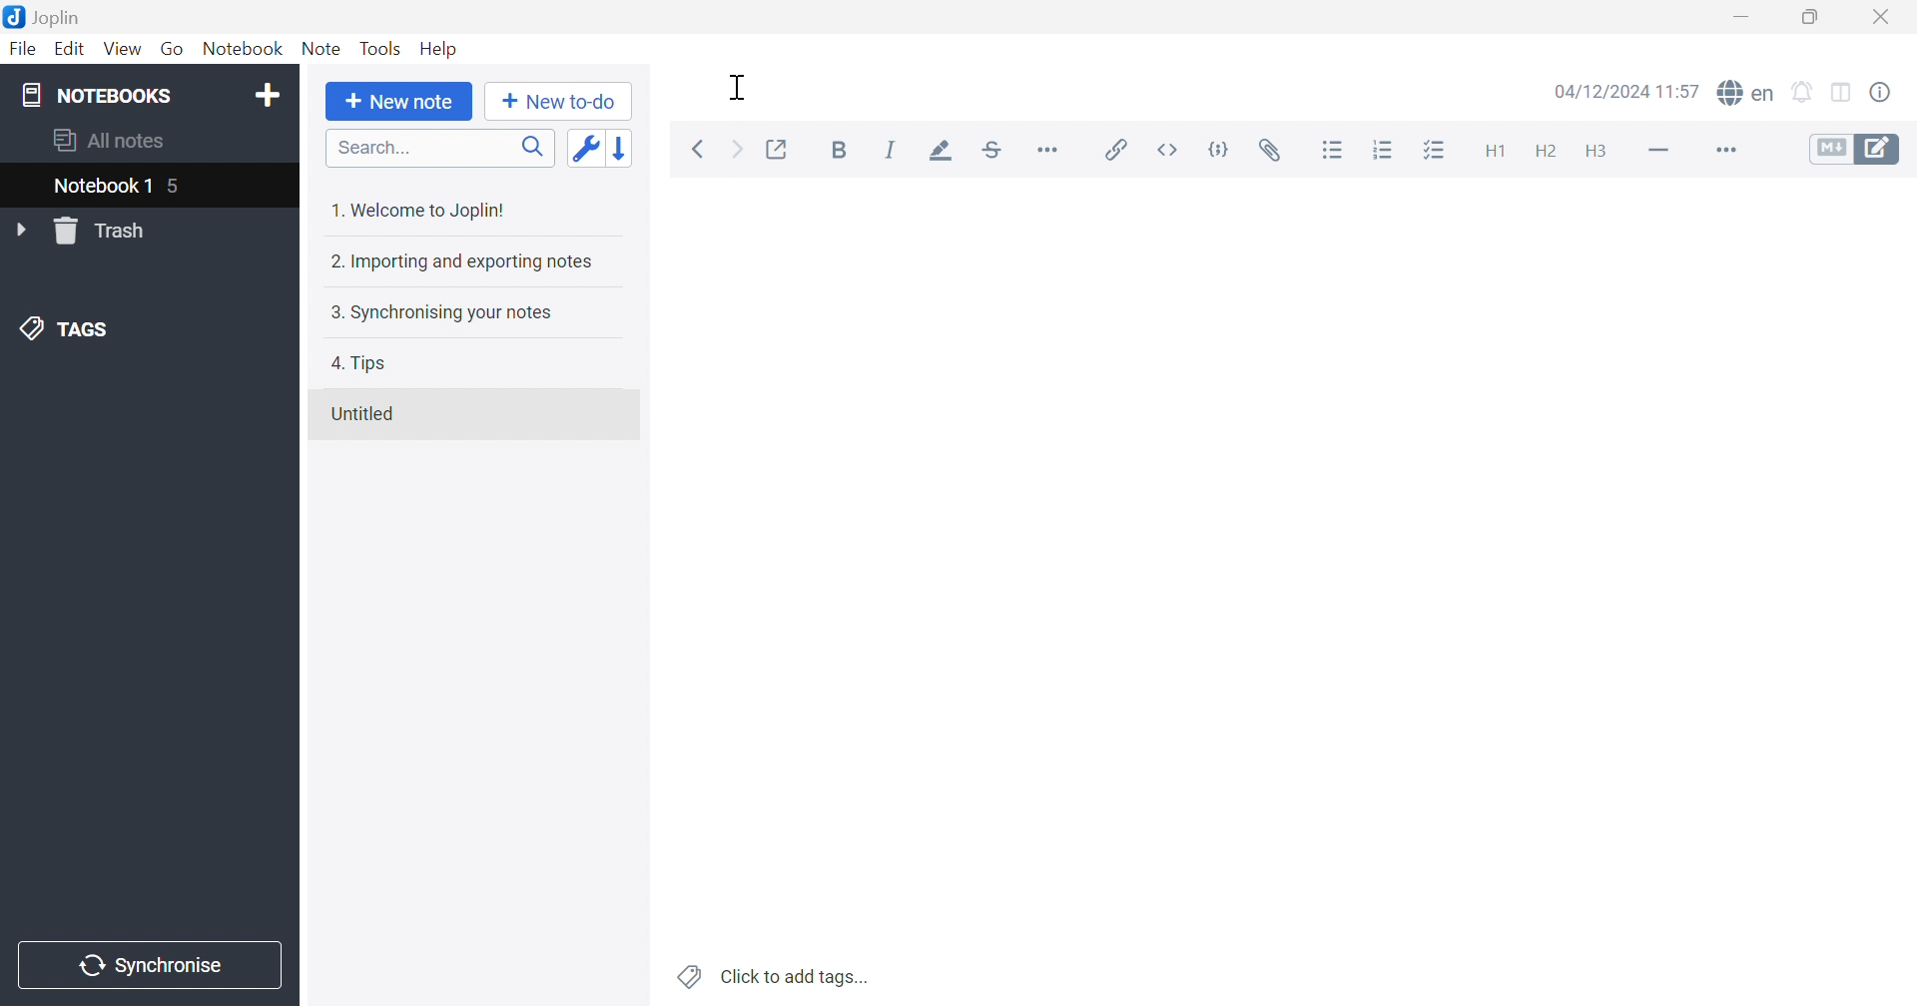 Image resolution: width=1917 pixels, height=1006 pixels. What do you see at coordinates (1219, 148) in the screenshot?
I see `Code` at bounding box center [1219, 148].